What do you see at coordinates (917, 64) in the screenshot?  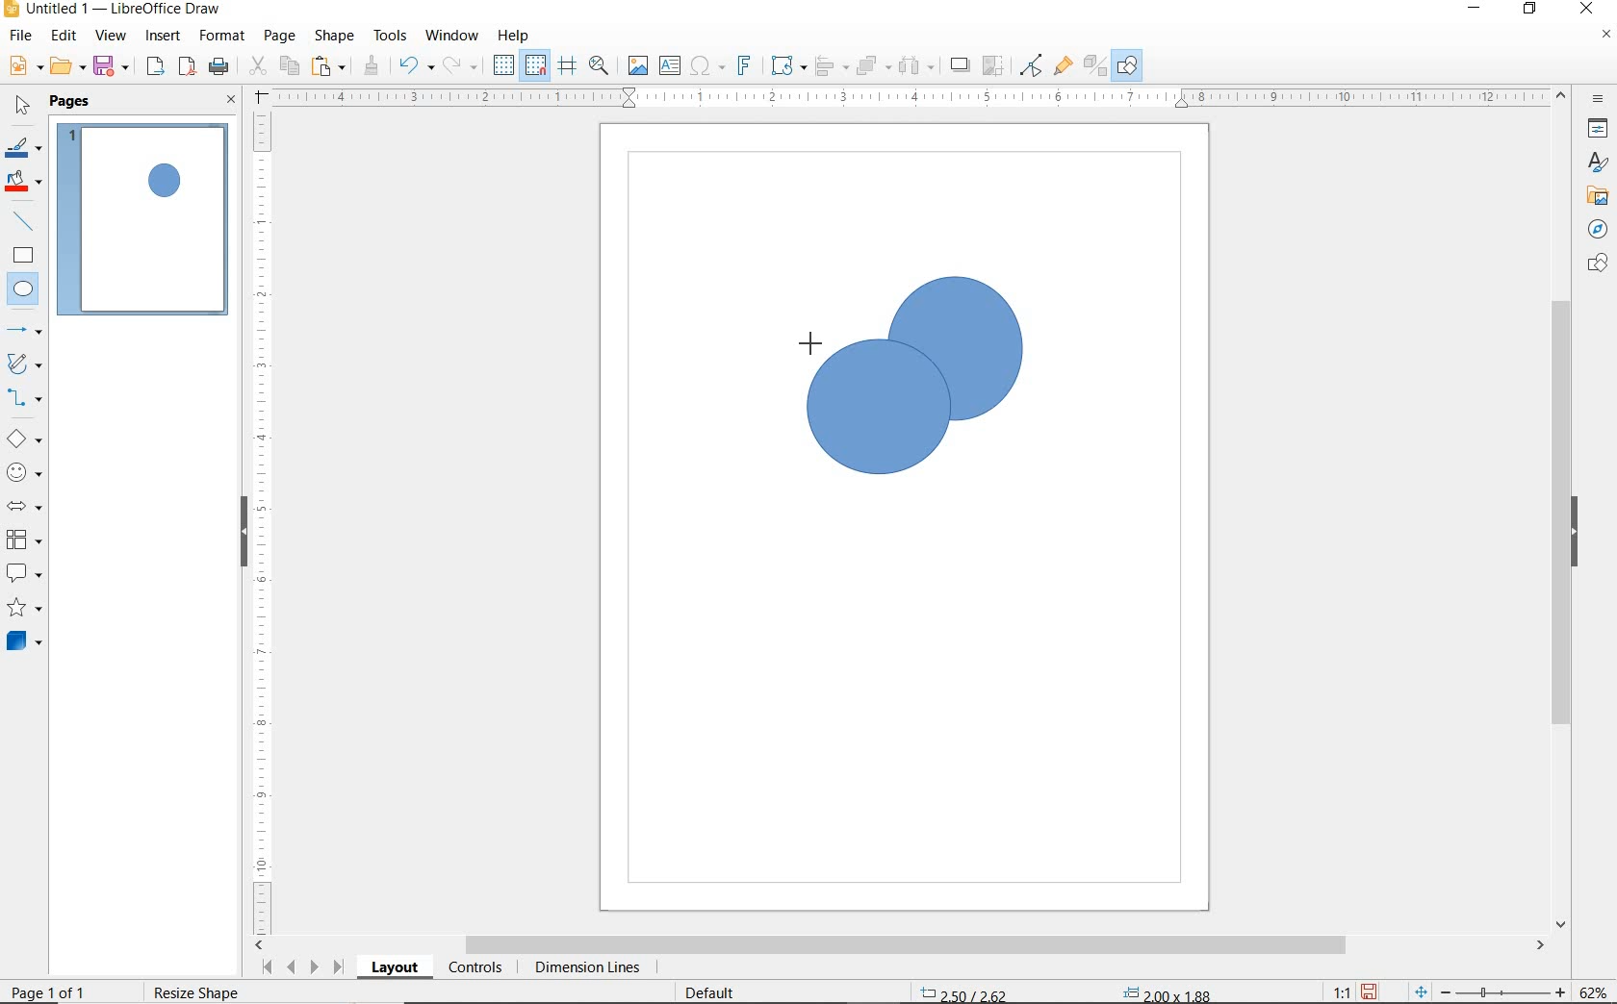 I see `SELECT AT LEAST 3 OBJECTS TO DISTRIBUTE` at bounding box center [917, 64].